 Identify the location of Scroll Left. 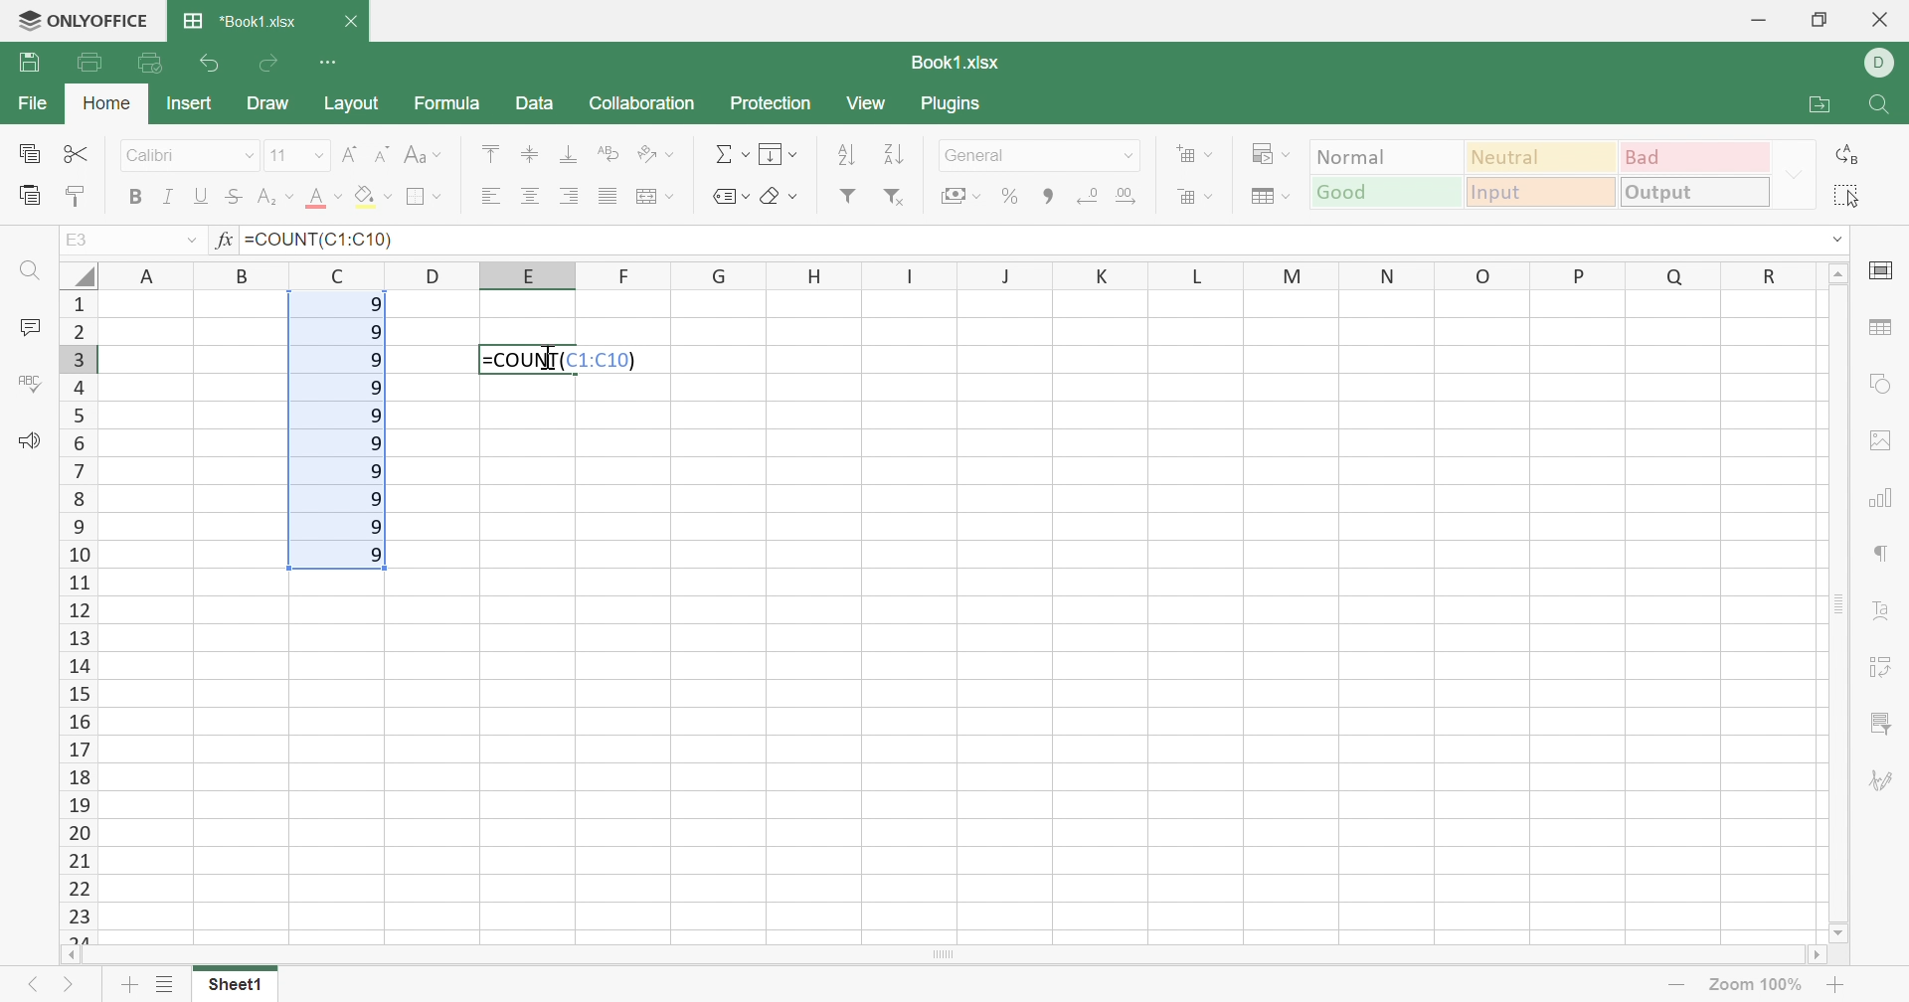
(77, 956).